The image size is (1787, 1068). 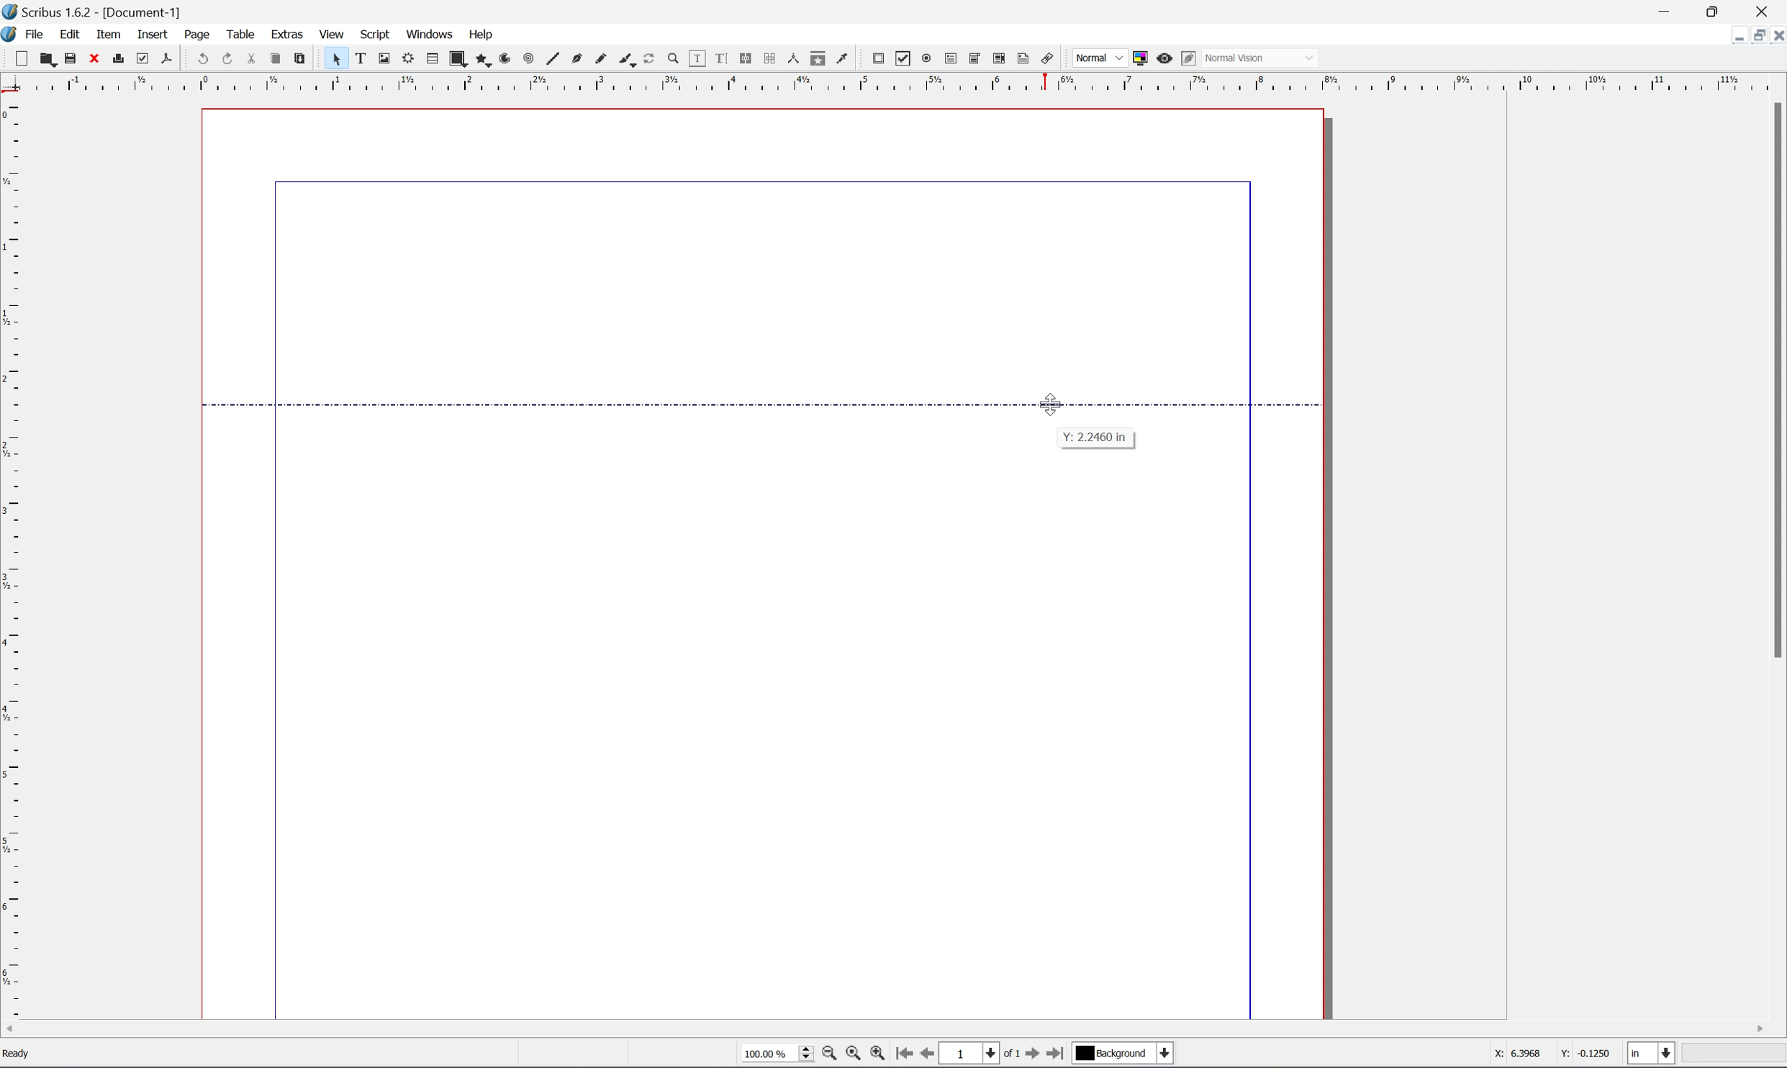 What do you see at coordinates (882, 1056) in the screenshot?
I see `zoom in` at bounding box center [882, 1056].